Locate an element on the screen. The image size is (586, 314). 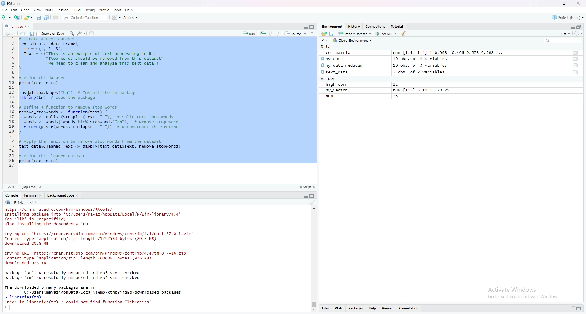
high_corr is located at coordinates (335, 84).